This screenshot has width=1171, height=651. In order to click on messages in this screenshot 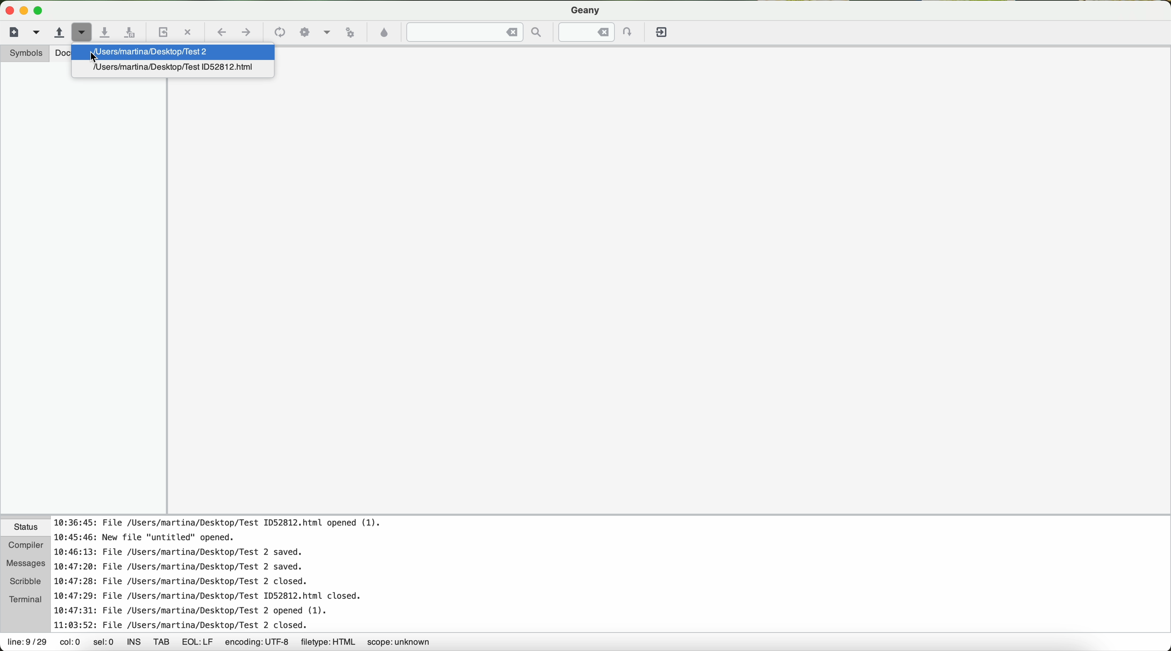, I will do `click(25, 563)`.